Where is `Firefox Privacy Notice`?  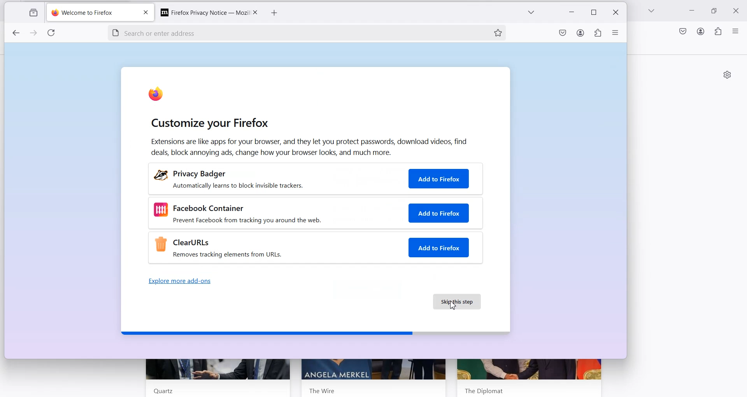 Firefox Privacy Notice is located at coordinates (201, 12).